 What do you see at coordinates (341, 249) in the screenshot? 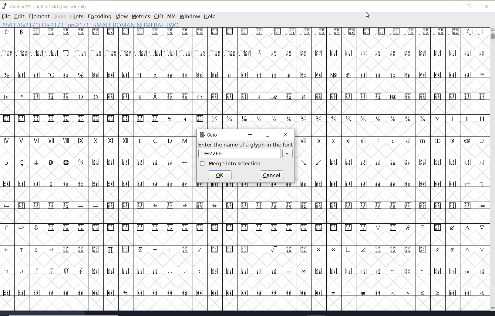
I see `GLYPHY CHARACTERS & NUMBERS` at bounding box center [341, 249].